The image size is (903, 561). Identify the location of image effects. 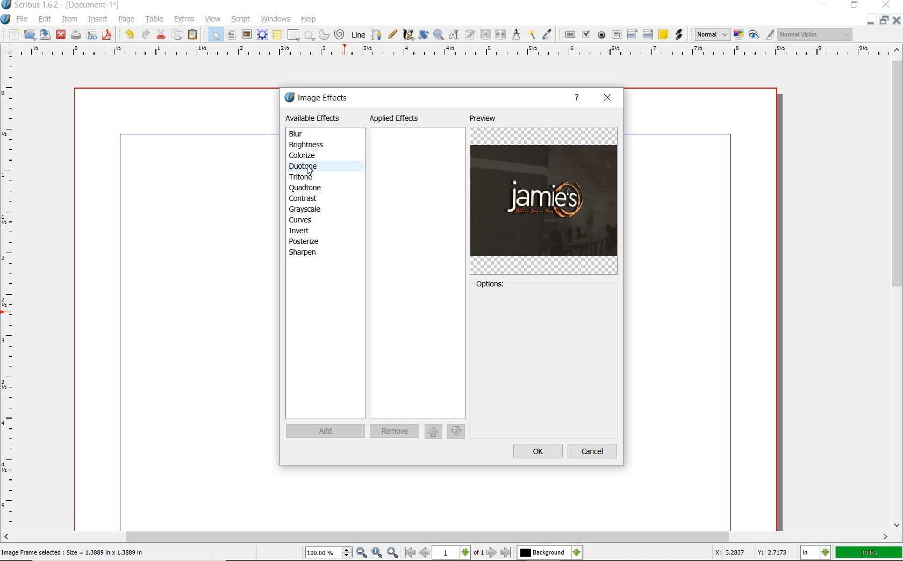
(319, 98).